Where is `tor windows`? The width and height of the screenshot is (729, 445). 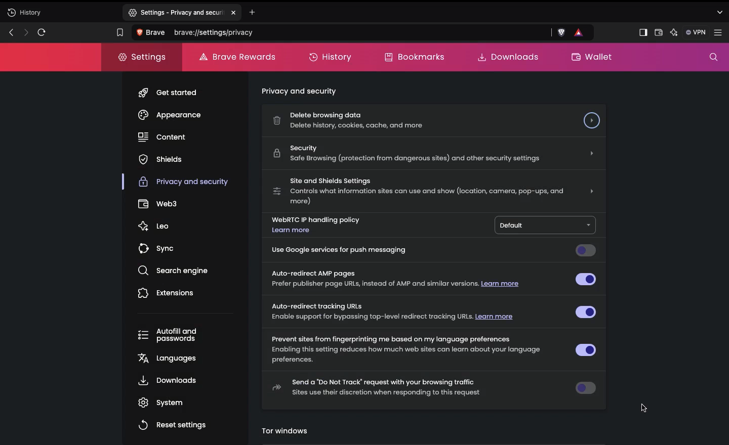
tor windows is located at coordinates (286, 432).